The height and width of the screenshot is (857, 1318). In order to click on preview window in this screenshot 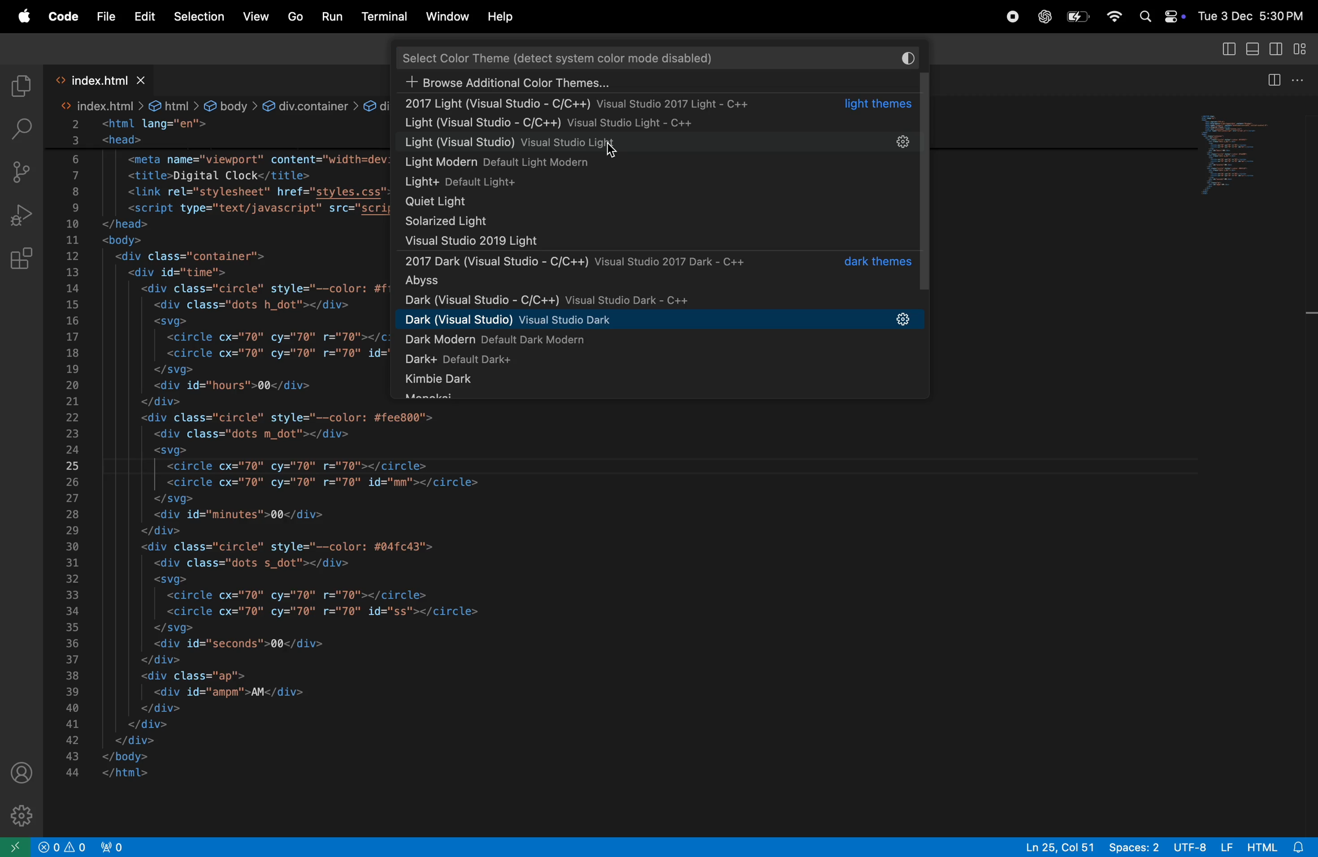, I will do `click(1238, 152)`.